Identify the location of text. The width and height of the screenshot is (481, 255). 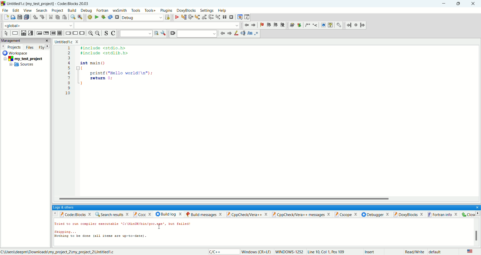
(136, 232).